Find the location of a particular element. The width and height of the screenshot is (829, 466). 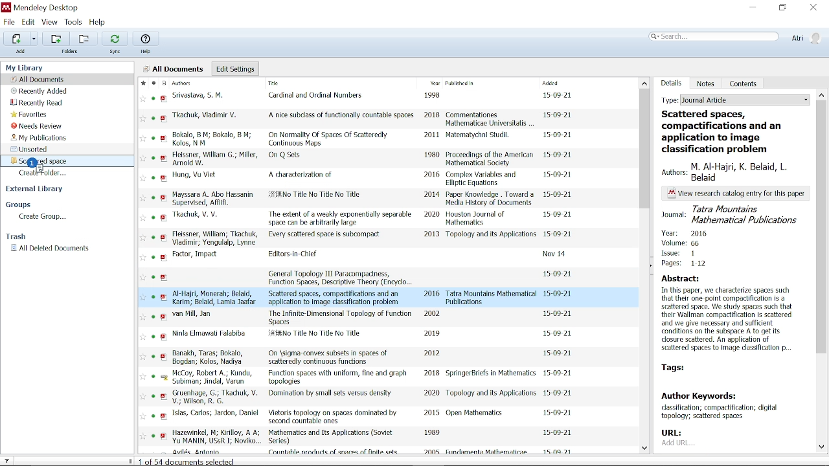

title is located at coordinates (341, 277).